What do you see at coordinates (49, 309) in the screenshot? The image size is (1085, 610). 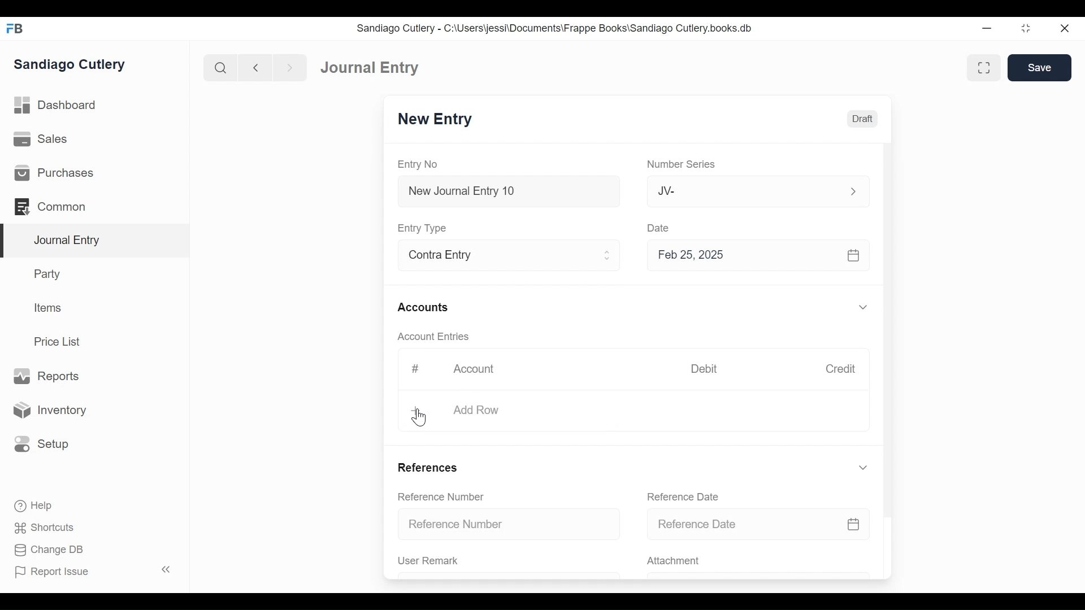 I see `Items` at bounding box center [49, 309].